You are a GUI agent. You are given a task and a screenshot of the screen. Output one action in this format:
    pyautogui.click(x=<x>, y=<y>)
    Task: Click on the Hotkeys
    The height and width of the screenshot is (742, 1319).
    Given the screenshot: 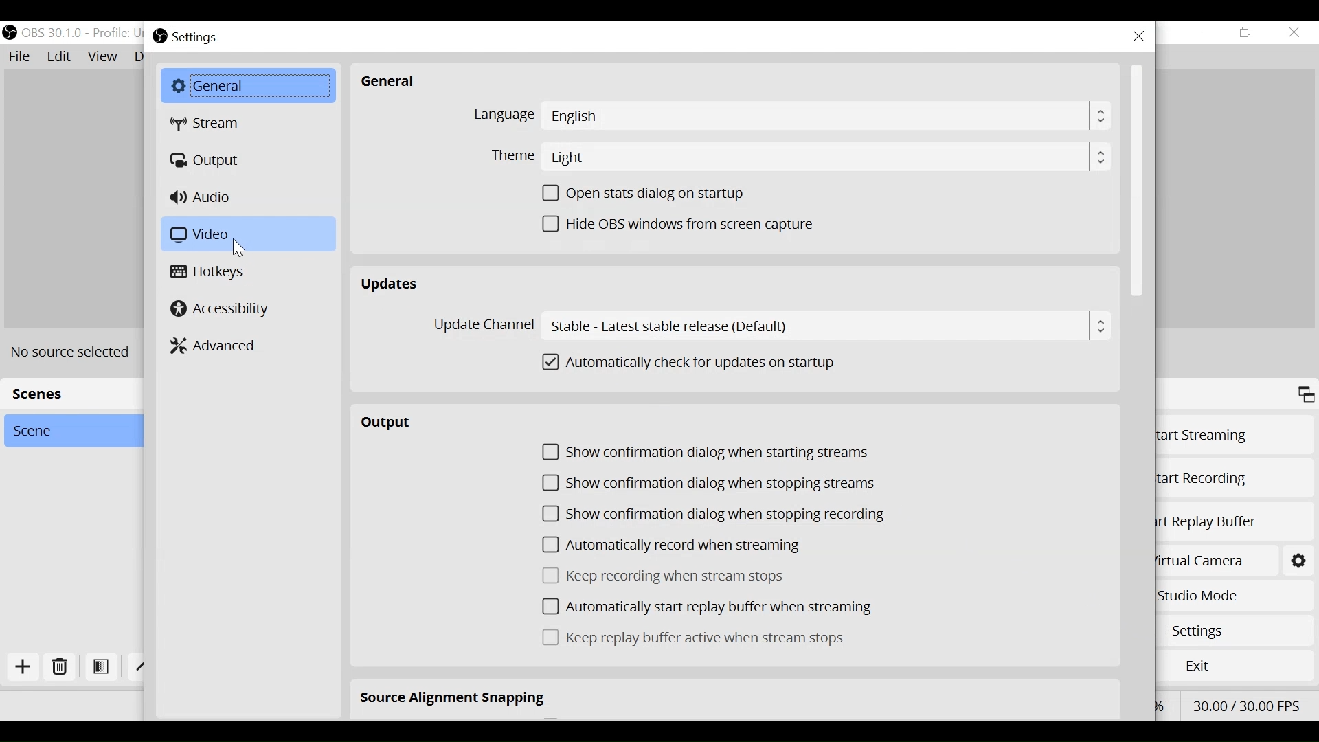 What is the action you would take?
    pyautogui.click(x=211, y=273)
    